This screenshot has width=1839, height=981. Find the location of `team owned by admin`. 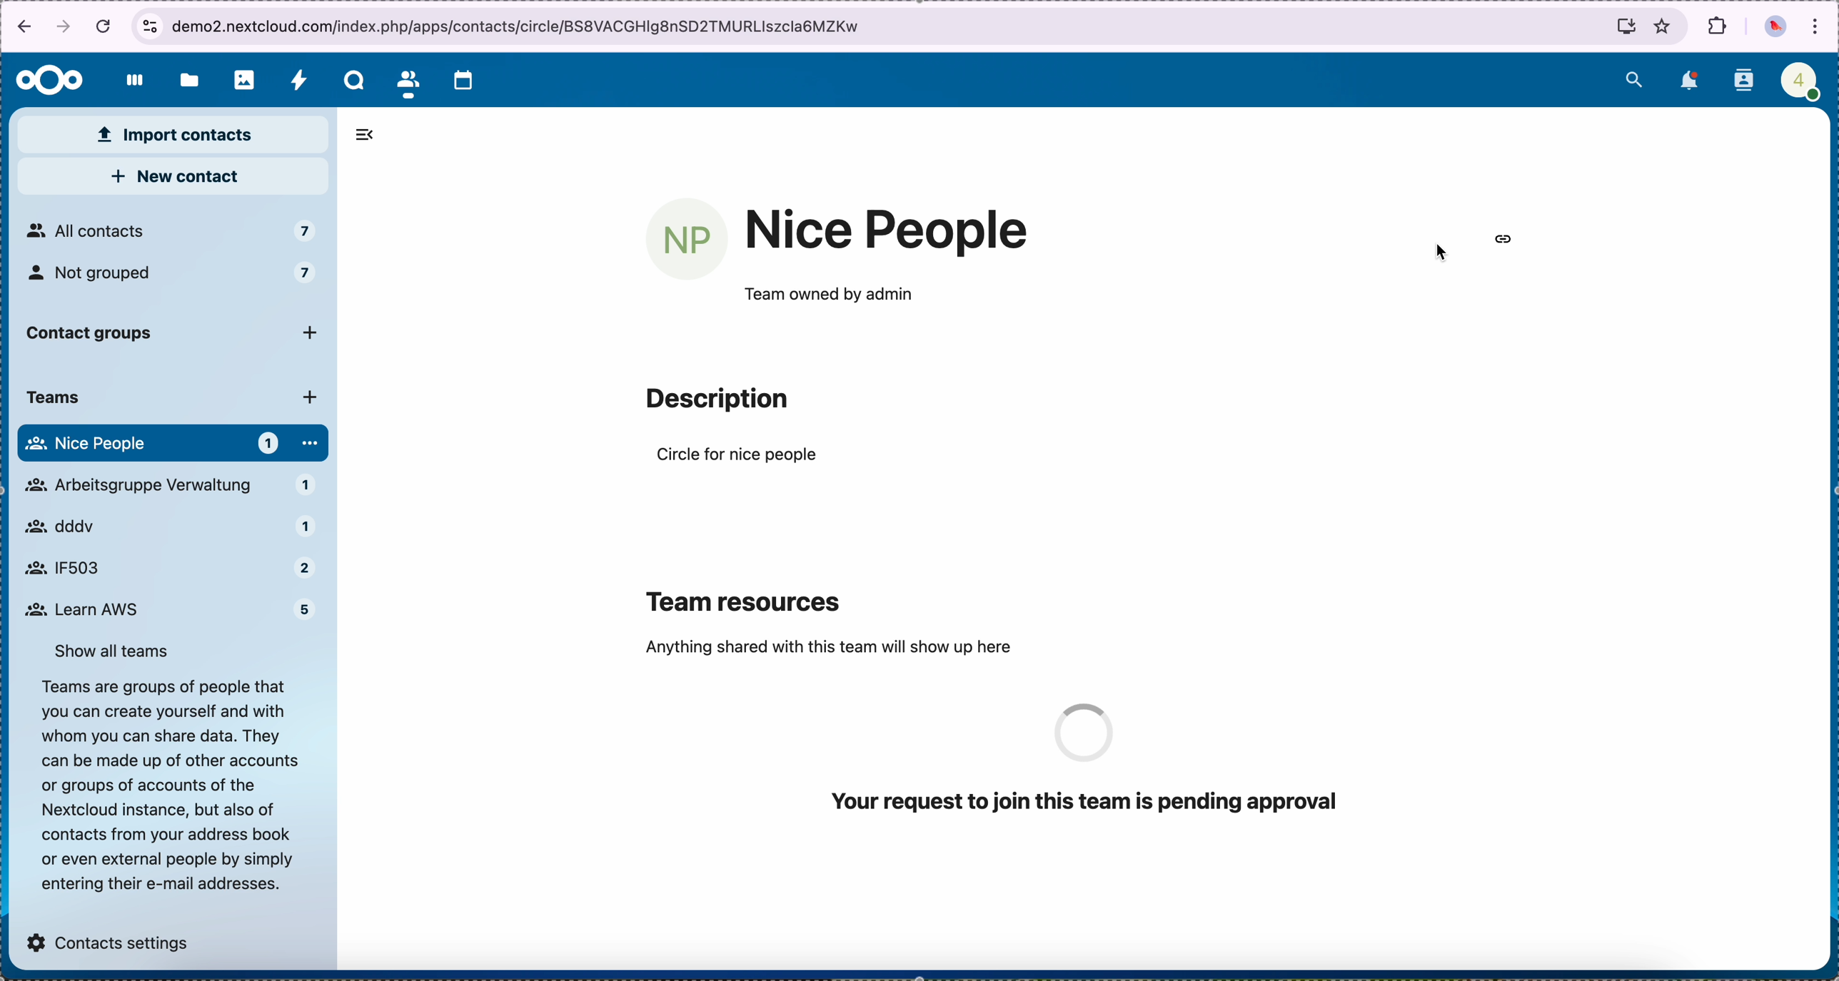

team owned by admin is located at coordinates (827, 295).